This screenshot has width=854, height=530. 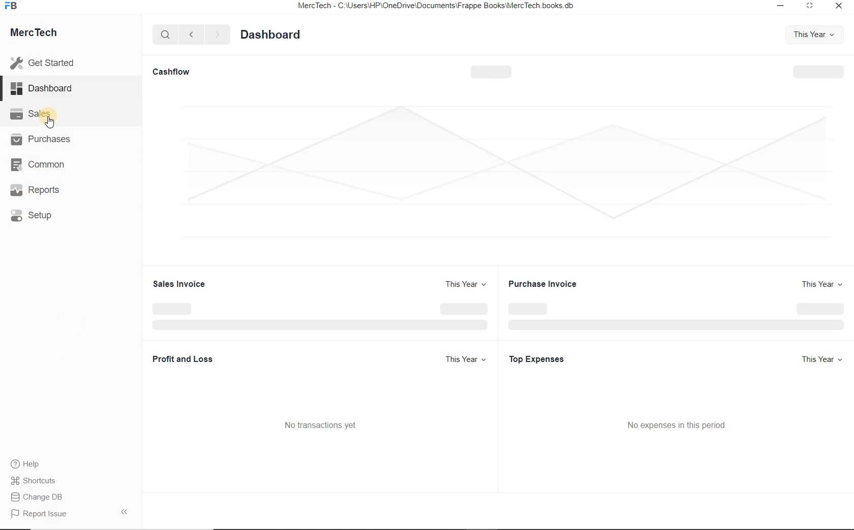 What do you see at coordinates (812, 7) in the screenshot?
I see `Maximize` at bounding box center [812, 7].